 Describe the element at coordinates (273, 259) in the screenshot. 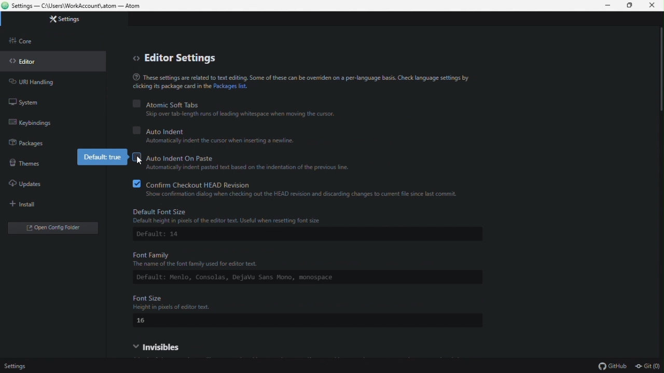

I see `Font Family
The name of the font family used for editor text` at that location.